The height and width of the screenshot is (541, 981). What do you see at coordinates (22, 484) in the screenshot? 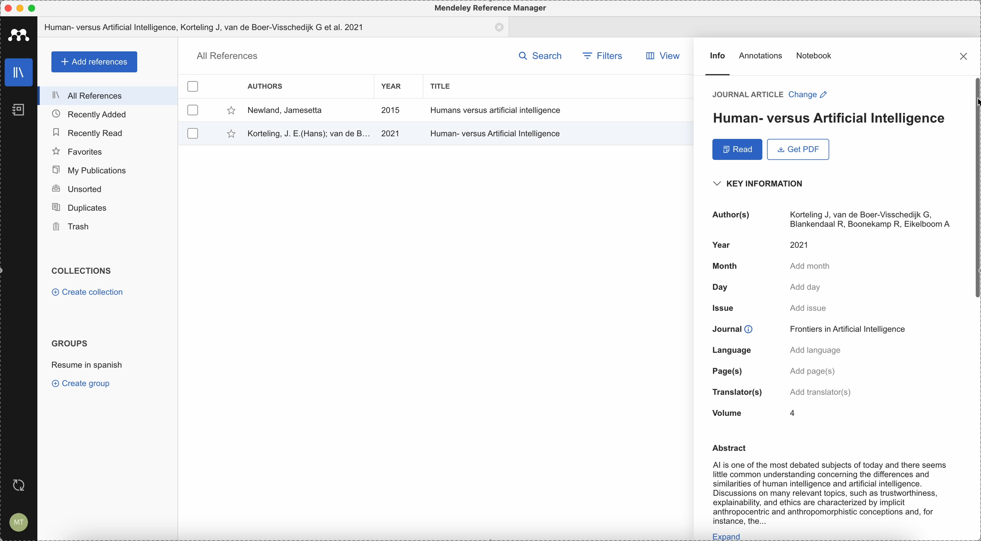
I see `last sync` at bounding box center [22, 484].